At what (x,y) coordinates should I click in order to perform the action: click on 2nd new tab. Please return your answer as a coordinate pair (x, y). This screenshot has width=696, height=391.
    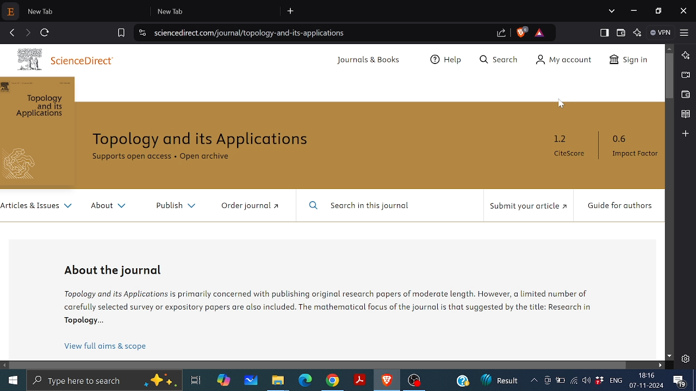
    Looking at the image, I should click on (218, 11).